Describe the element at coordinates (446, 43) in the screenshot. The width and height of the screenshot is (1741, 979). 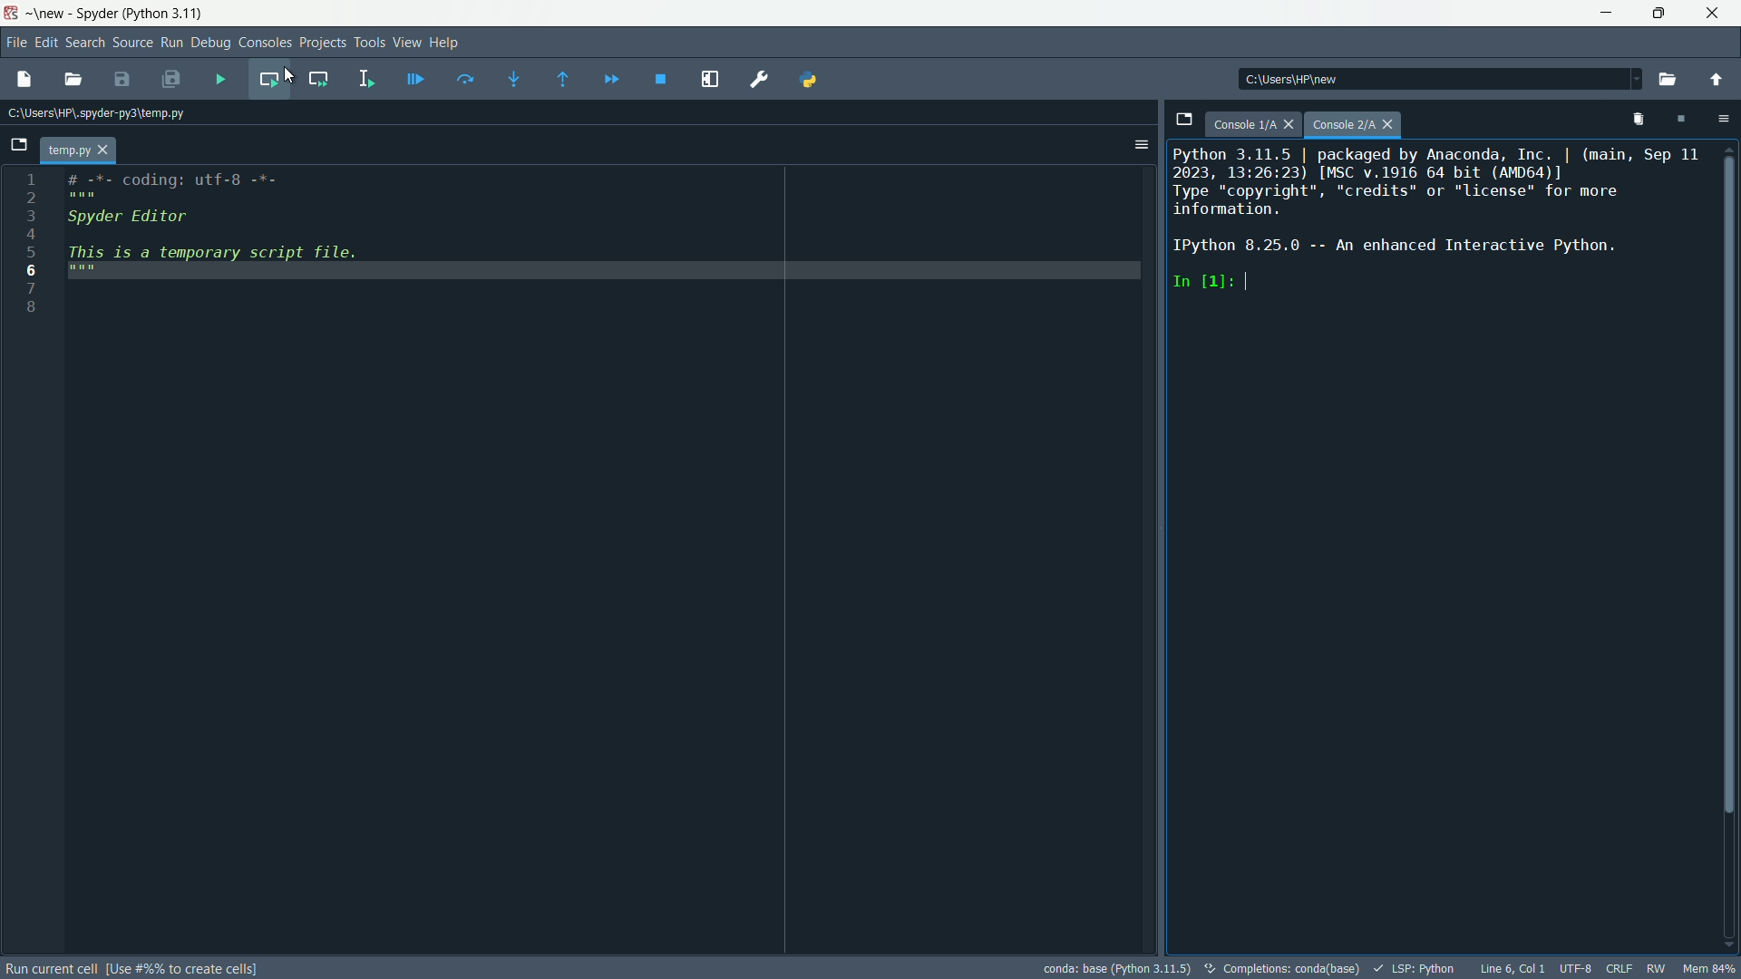
I see `help menu` at that location.